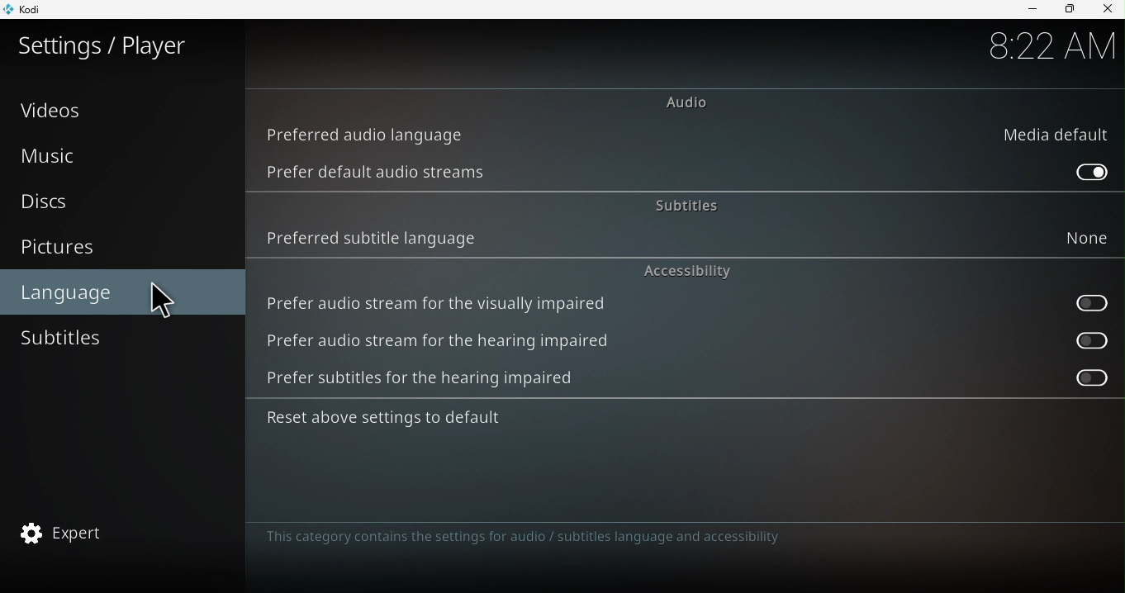 This screenshot has height=593, width=1125. Describe the element at coordinates (1085, 339) in the screenshot. I see `Prefer audio stream for the hearing impaired` at that location.